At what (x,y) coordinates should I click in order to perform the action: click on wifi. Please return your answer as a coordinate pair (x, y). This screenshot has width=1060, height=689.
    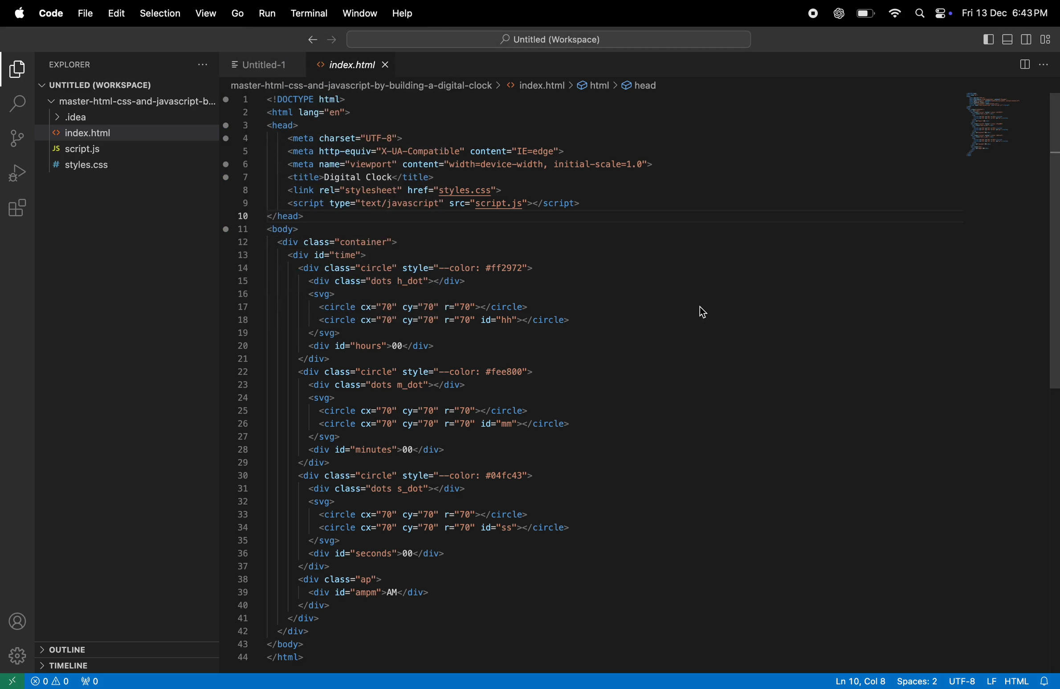
    Looking at the image, I should click on (895, 13).